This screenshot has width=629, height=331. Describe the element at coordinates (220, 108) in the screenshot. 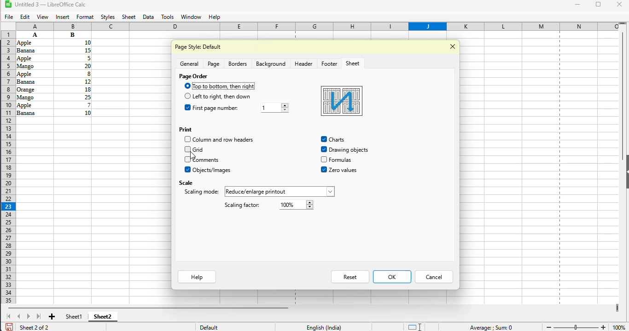

I see `first page number: 1` at that location.